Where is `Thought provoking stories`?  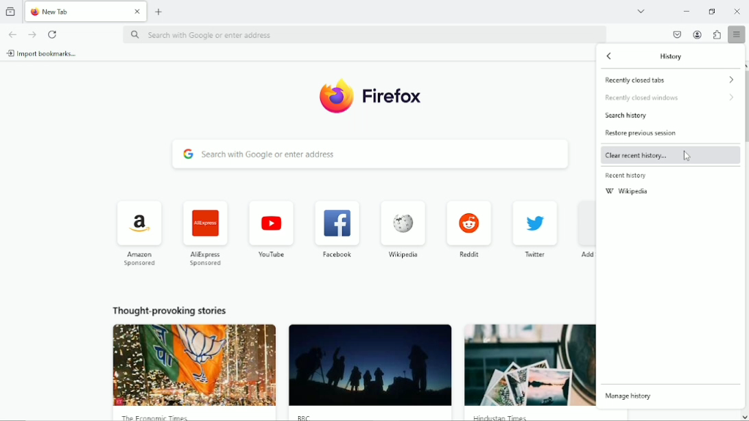 Thought provoking stories is located at coordinates (170, 309).